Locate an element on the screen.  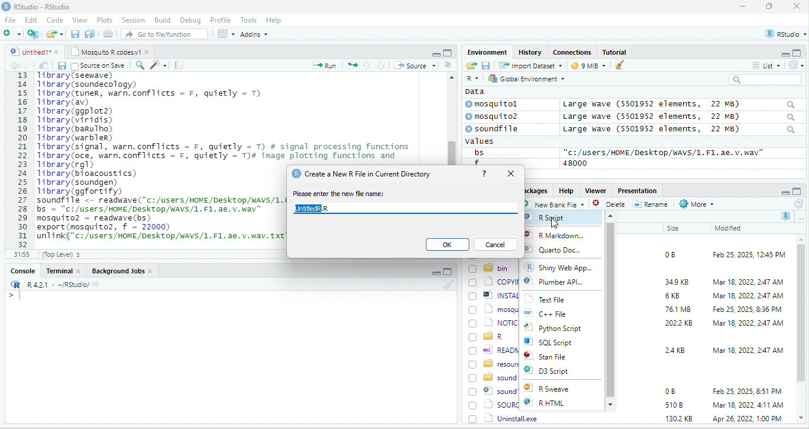
” Go to file/function is located at coordinates (165, 35).